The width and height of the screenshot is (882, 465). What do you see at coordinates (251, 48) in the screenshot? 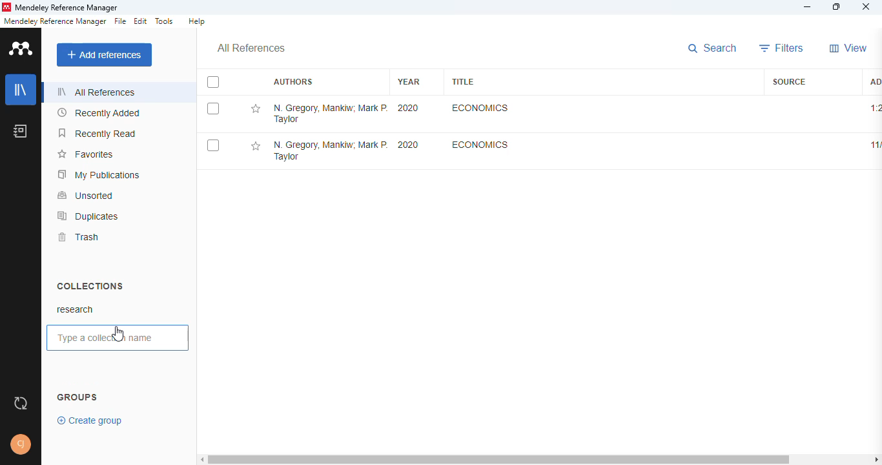
I see `all references` at bounding box center [251, 48].